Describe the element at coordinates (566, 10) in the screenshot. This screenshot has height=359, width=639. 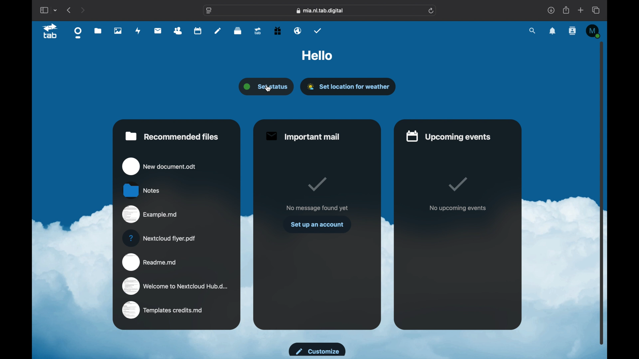
I see `share` at that location.